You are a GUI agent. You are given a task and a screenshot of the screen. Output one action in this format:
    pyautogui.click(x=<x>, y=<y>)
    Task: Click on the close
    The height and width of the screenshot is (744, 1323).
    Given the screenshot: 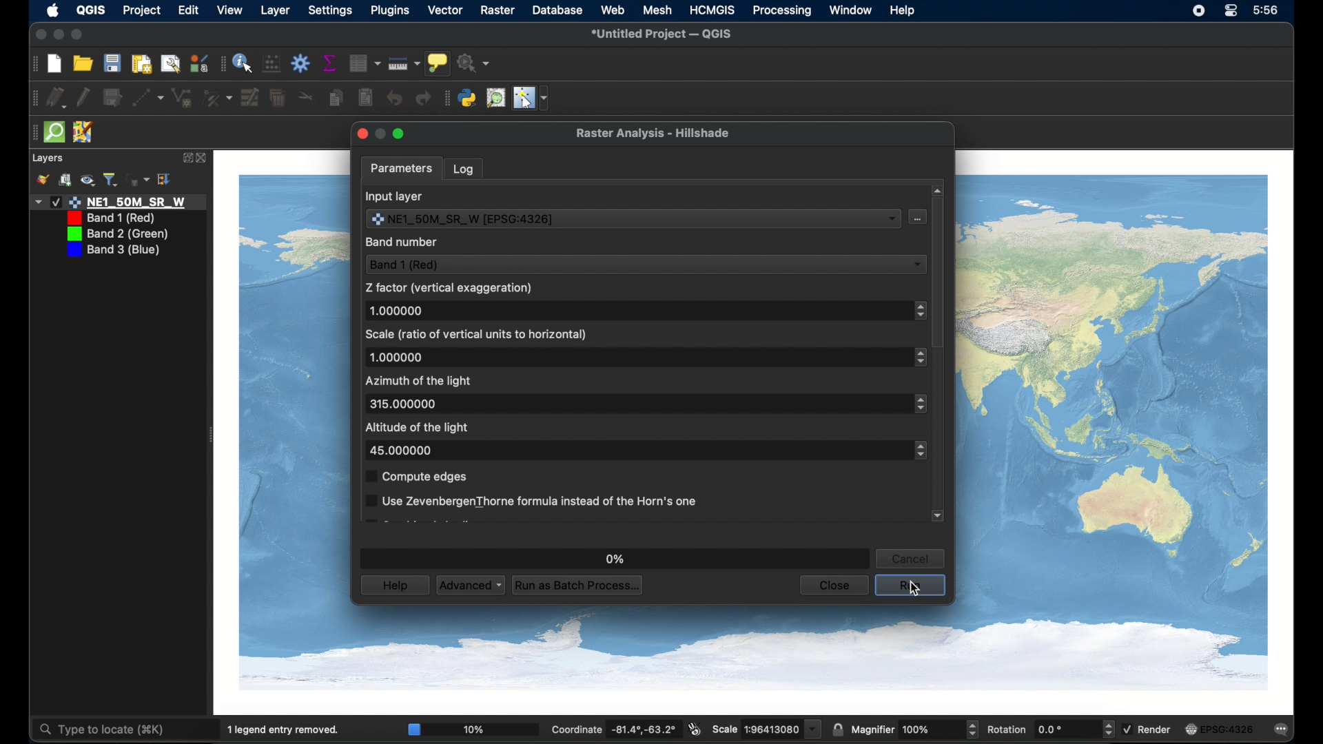 What is the action you would take?
    pyautogui.click(x=37, y=35)
    